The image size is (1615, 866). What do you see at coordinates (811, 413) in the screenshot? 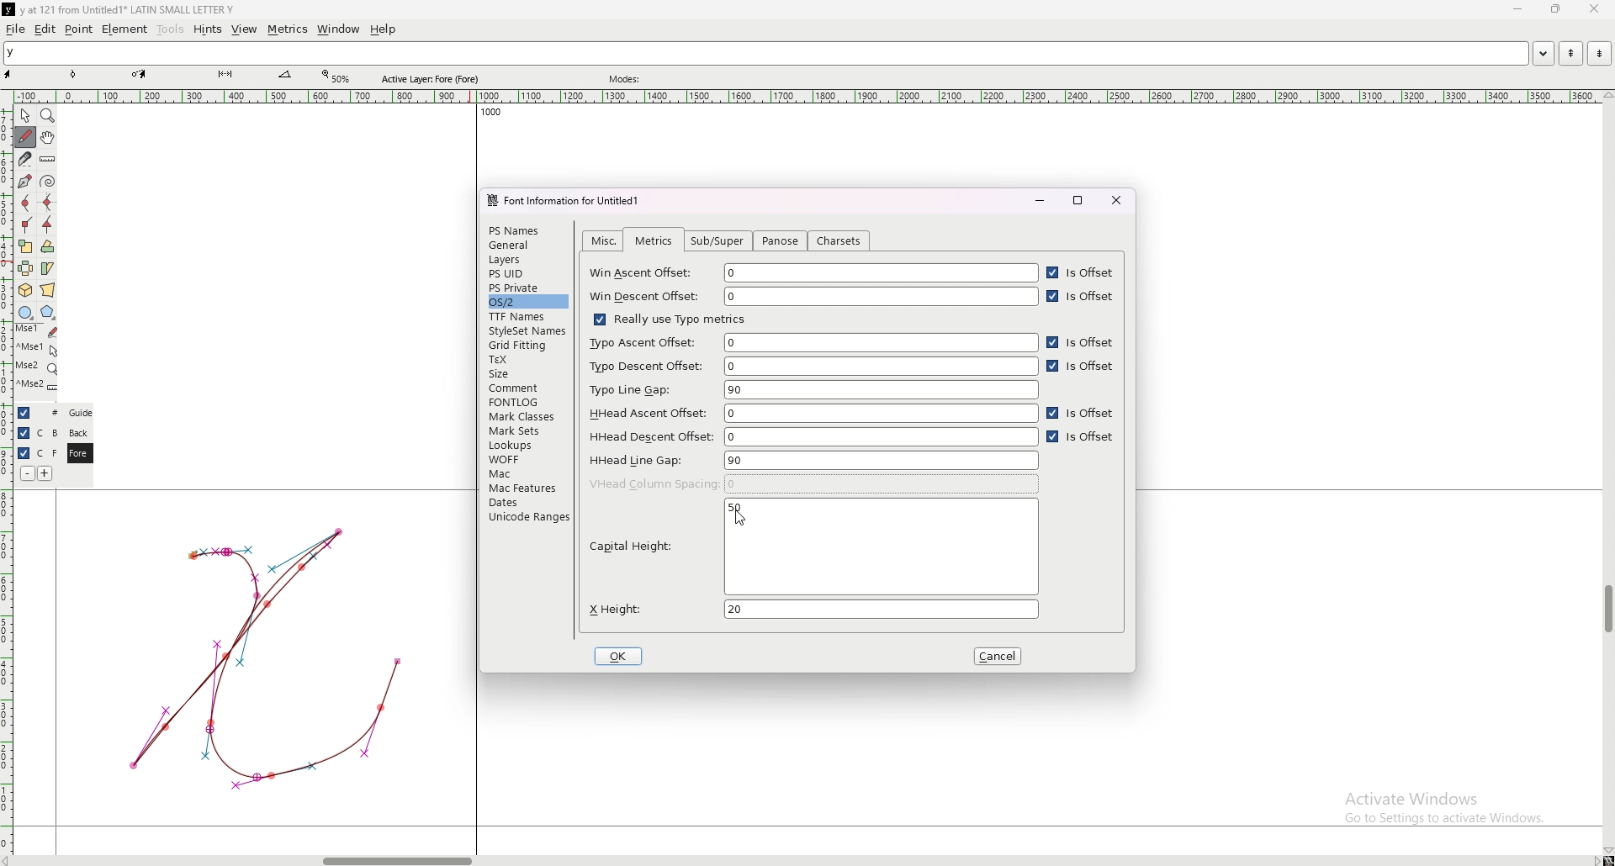
I see `hhead ascent offset 0` at bounding box center [811, 413].